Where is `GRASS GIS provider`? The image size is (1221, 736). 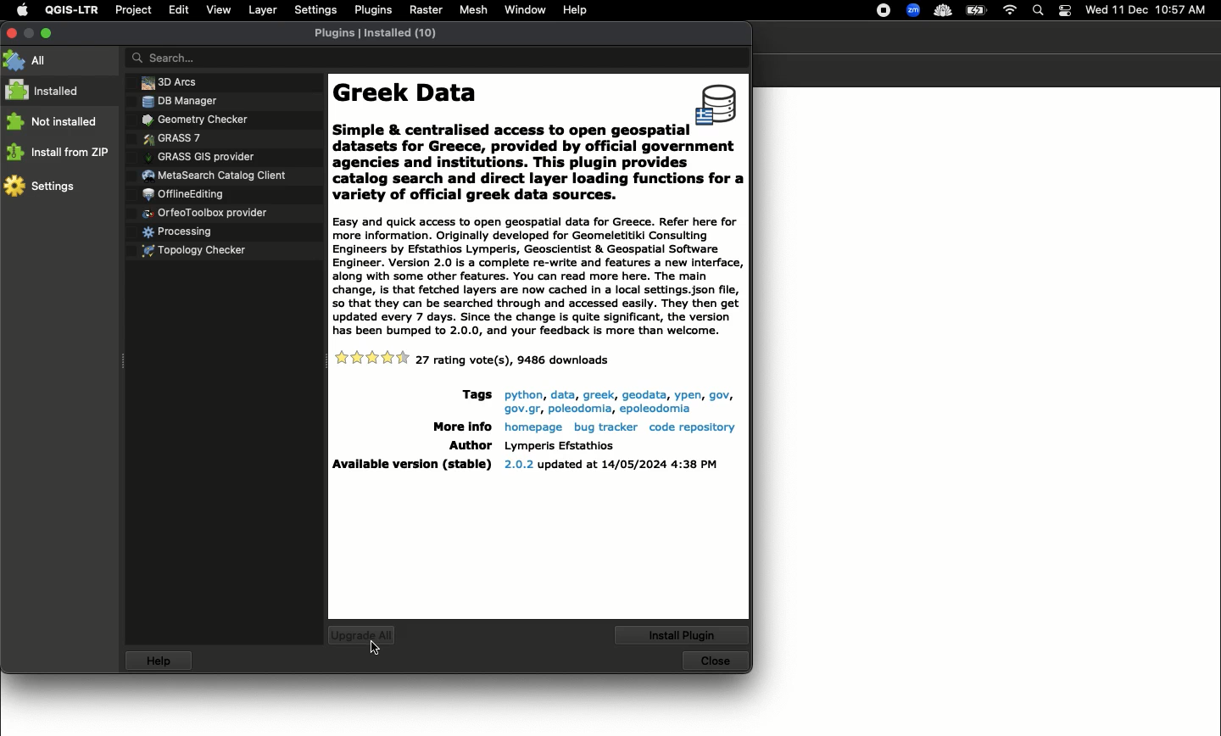
GRASS GIS provider is located at coordinates (200, 156).